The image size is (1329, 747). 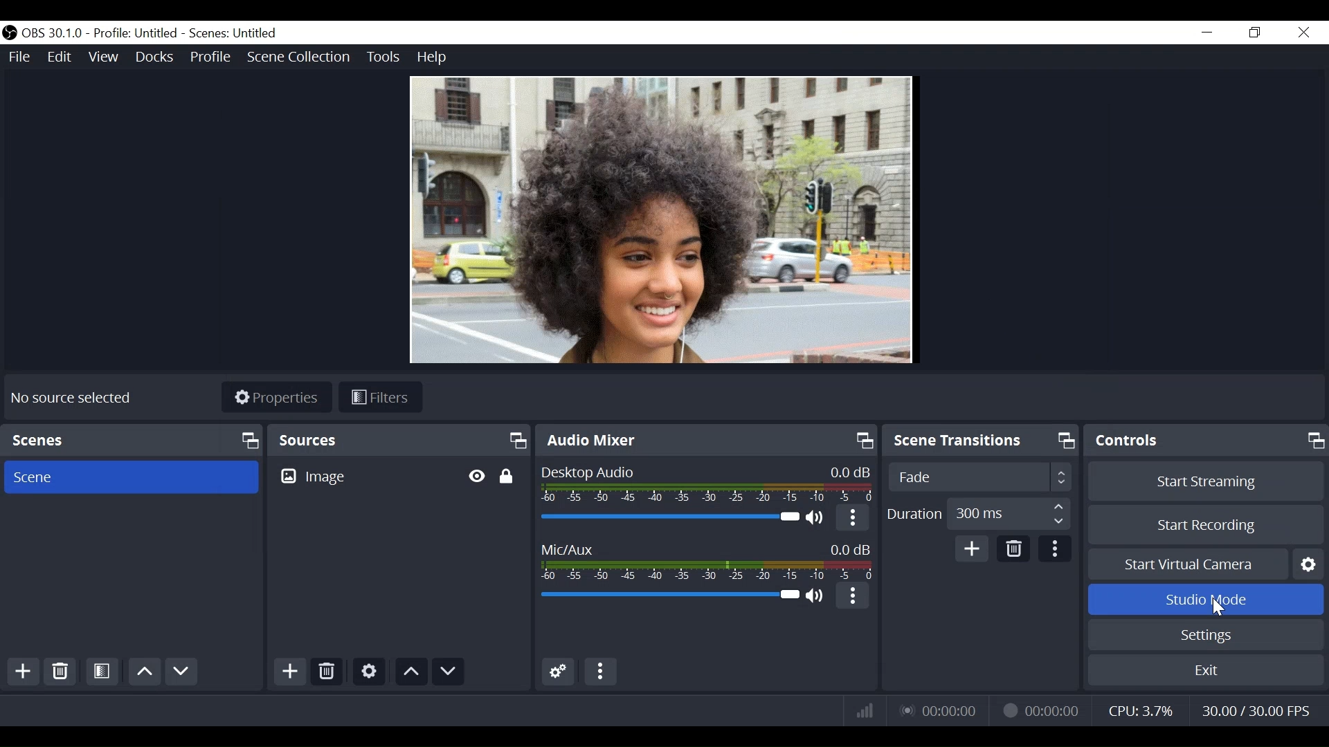 What do you see at coordinates (1308, 564) in the screenshot?
I see `Settings` at bounding box center [1308, 564].